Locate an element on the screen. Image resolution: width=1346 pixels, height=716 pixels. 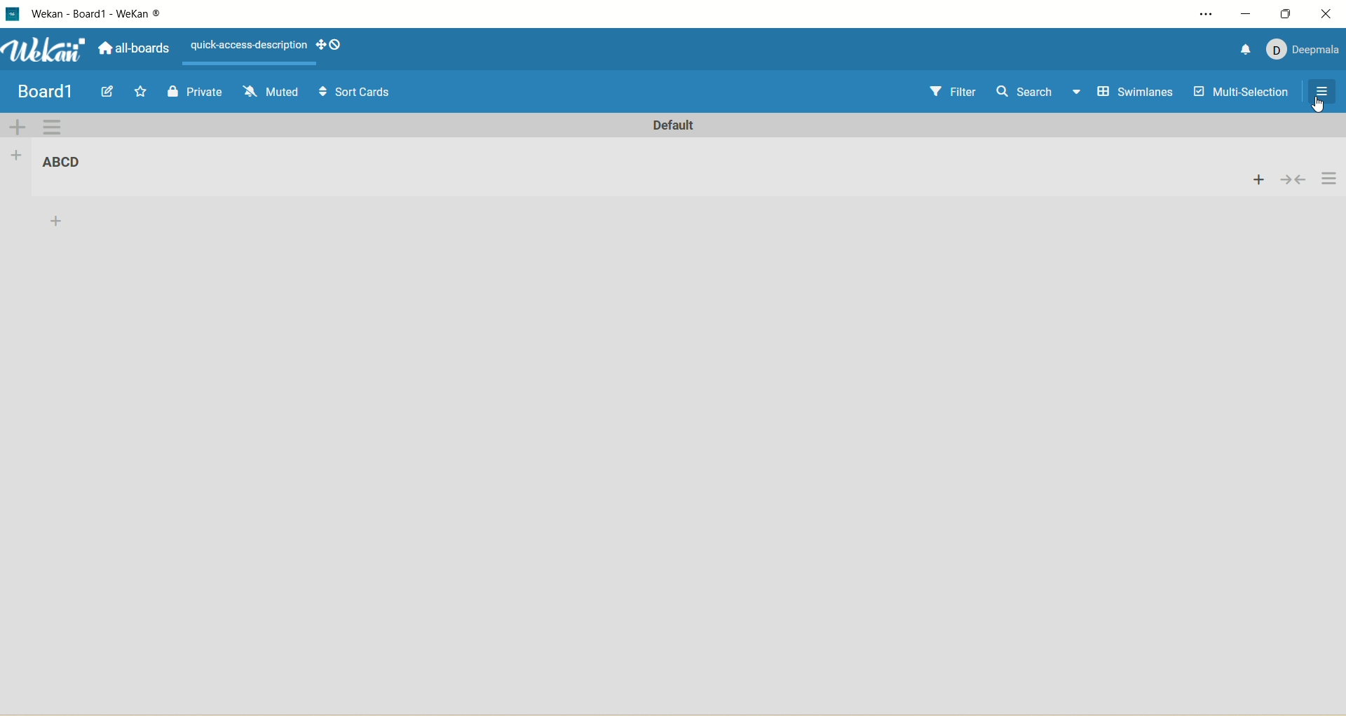
all boards is located at coordinates (134, 48).